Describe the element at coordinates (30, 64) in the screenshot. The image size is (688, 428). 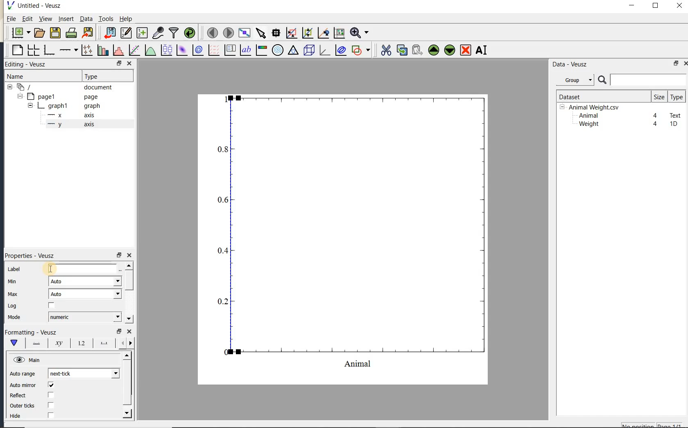
I see `Editing - Veusz` at that location.